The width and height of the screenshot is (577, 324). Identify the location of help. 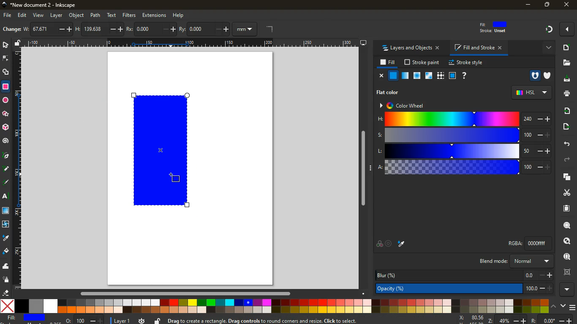
(179, 16).